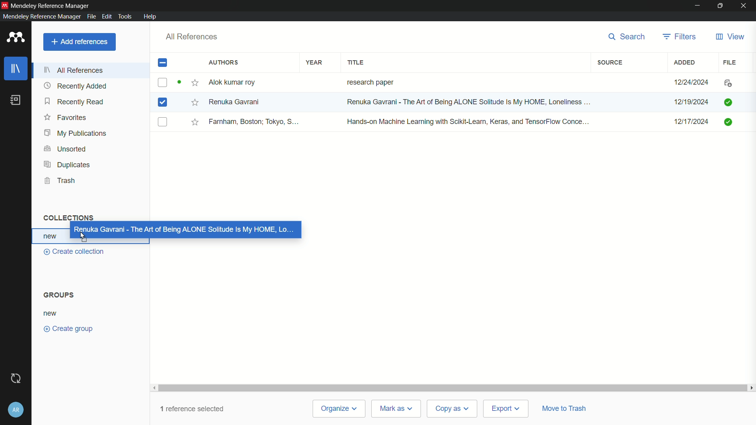 The image size is (756, 425). Describe the element at coordinates (150, 16) in the screenshot. I see `help menu` at that location.